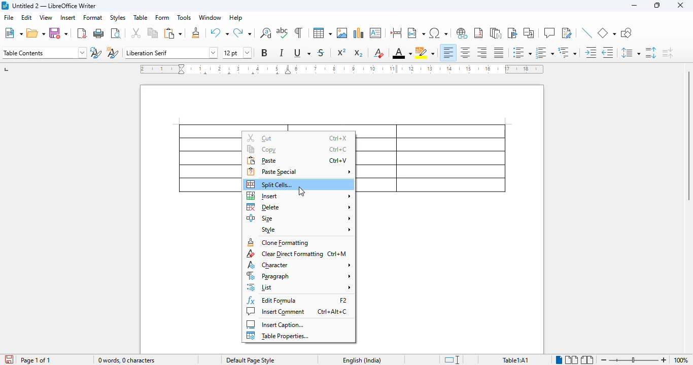 Image resolution: width=693 pixels, height=365 pixels. What do you see at coordinates (462, 32) in the screenshot?
I see `insert hyperlink` at bounding box center [462, 32].